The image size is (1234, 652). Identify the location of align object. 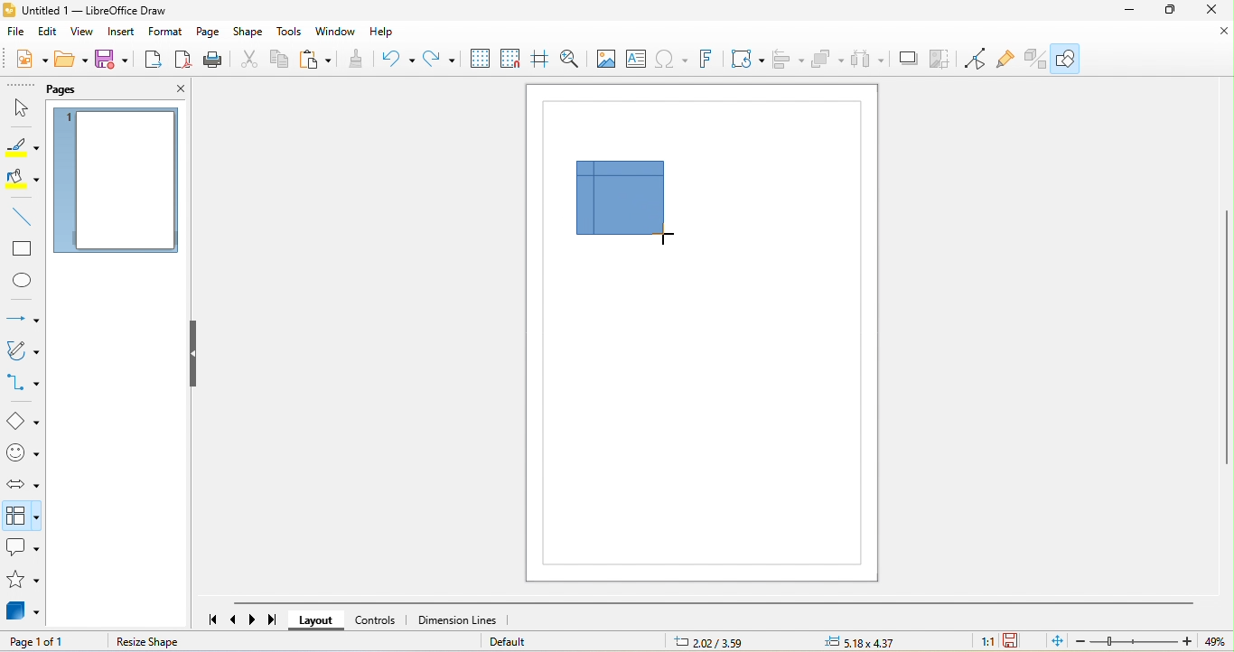
(786, 60).